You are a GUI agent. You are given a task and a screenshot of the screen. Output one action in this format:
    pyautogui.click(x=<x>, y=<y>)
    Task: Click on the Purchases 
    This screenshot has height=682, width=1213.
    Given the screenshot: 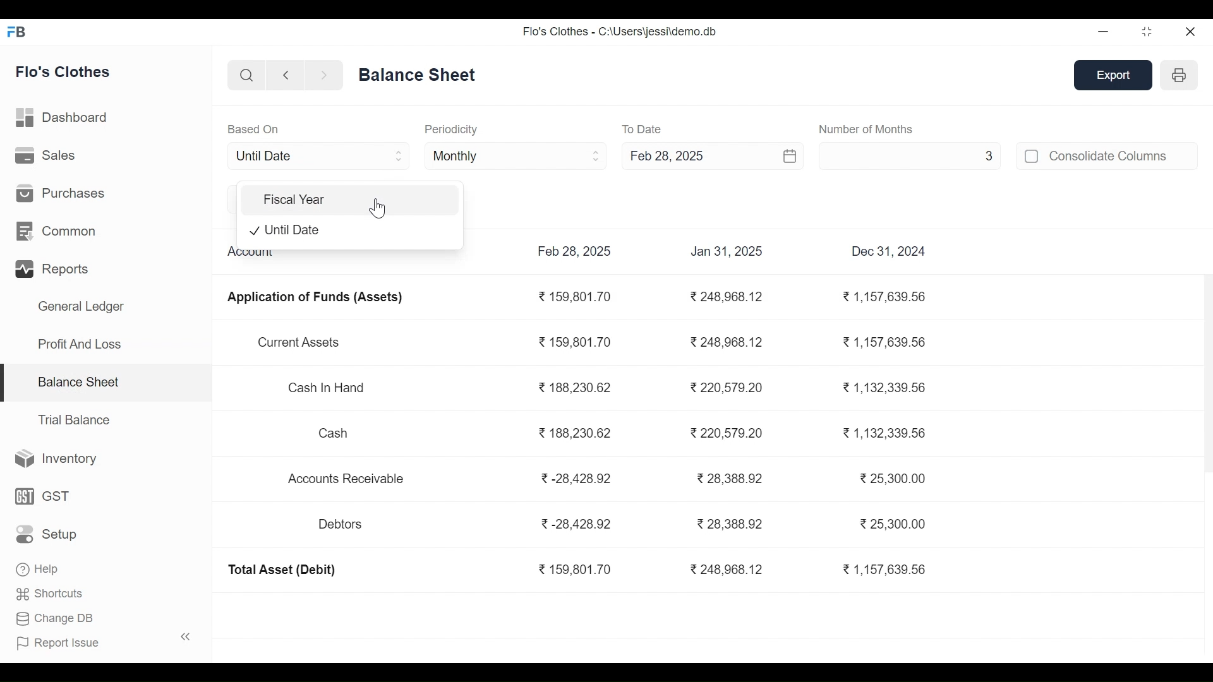 What is the action you would take?
    pyautogui.click(x=61, y=192)
    